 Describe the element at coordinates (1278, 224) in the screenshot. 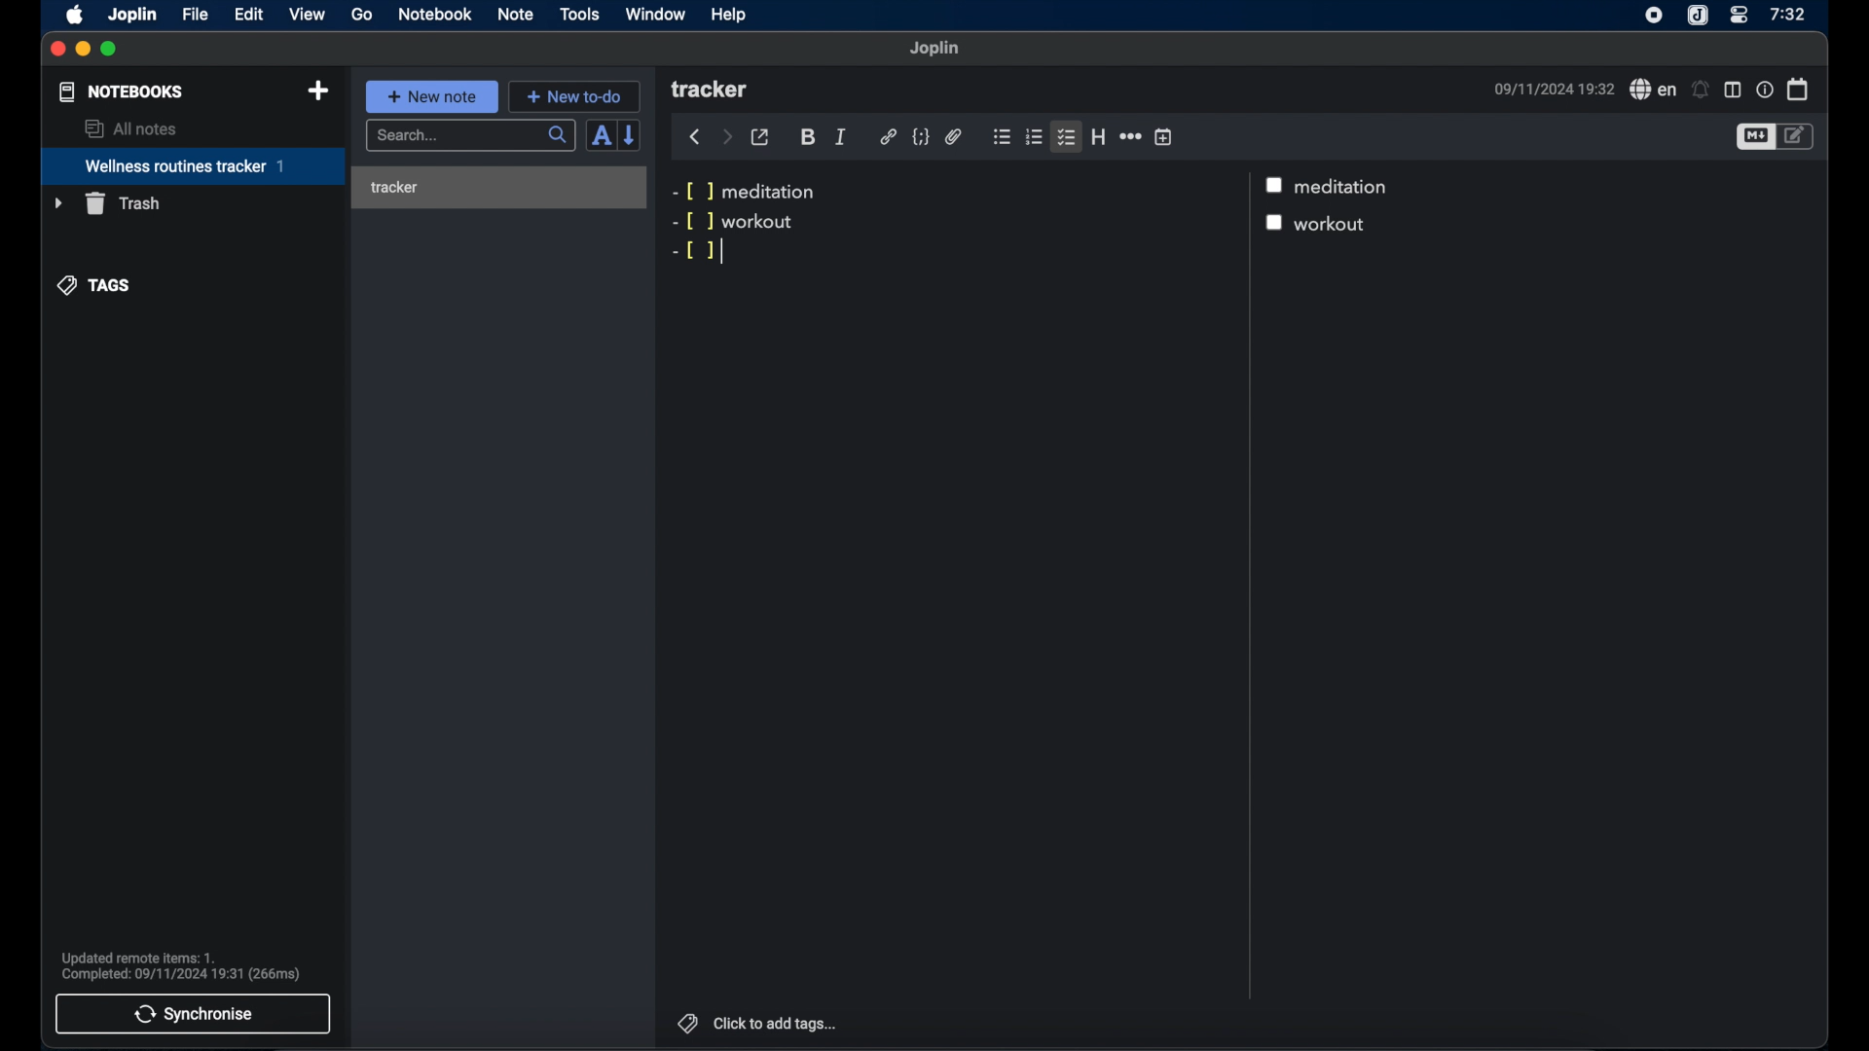

I see `checkbox` at that location.